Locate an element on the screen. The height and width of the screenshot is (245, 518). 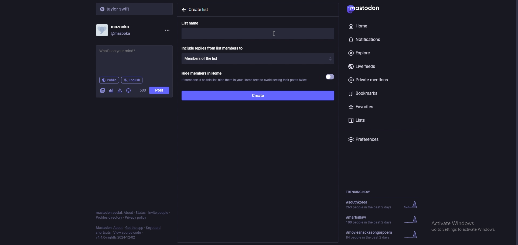
emoji is located at coordinates (129, 90).